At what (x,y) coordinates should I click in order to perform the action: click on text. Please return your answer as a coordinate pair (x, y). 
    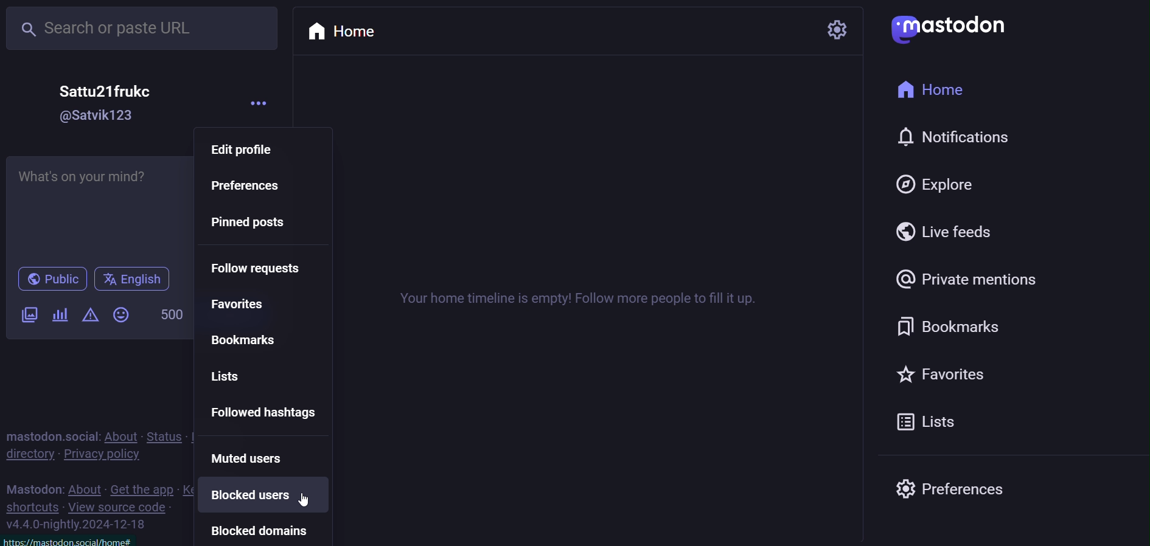
    Looking at the image, I should click on (33, 487).